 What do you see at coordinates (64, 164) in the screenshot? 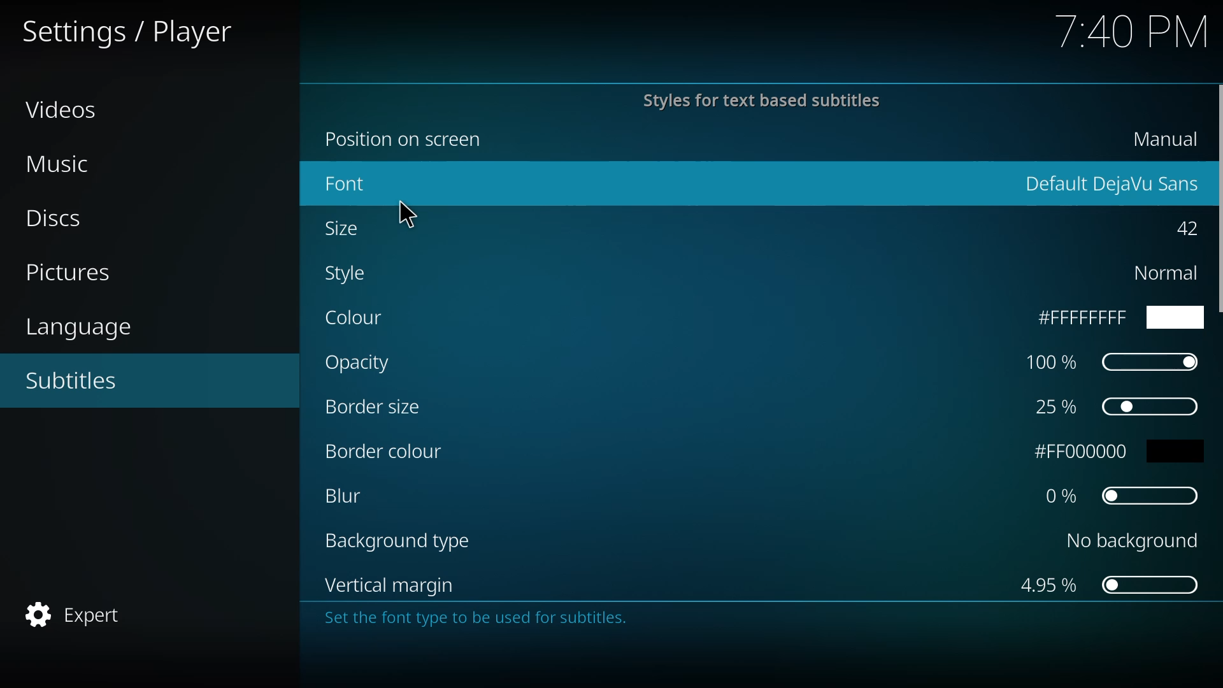
I see `music` at bounding box center [64, 164].